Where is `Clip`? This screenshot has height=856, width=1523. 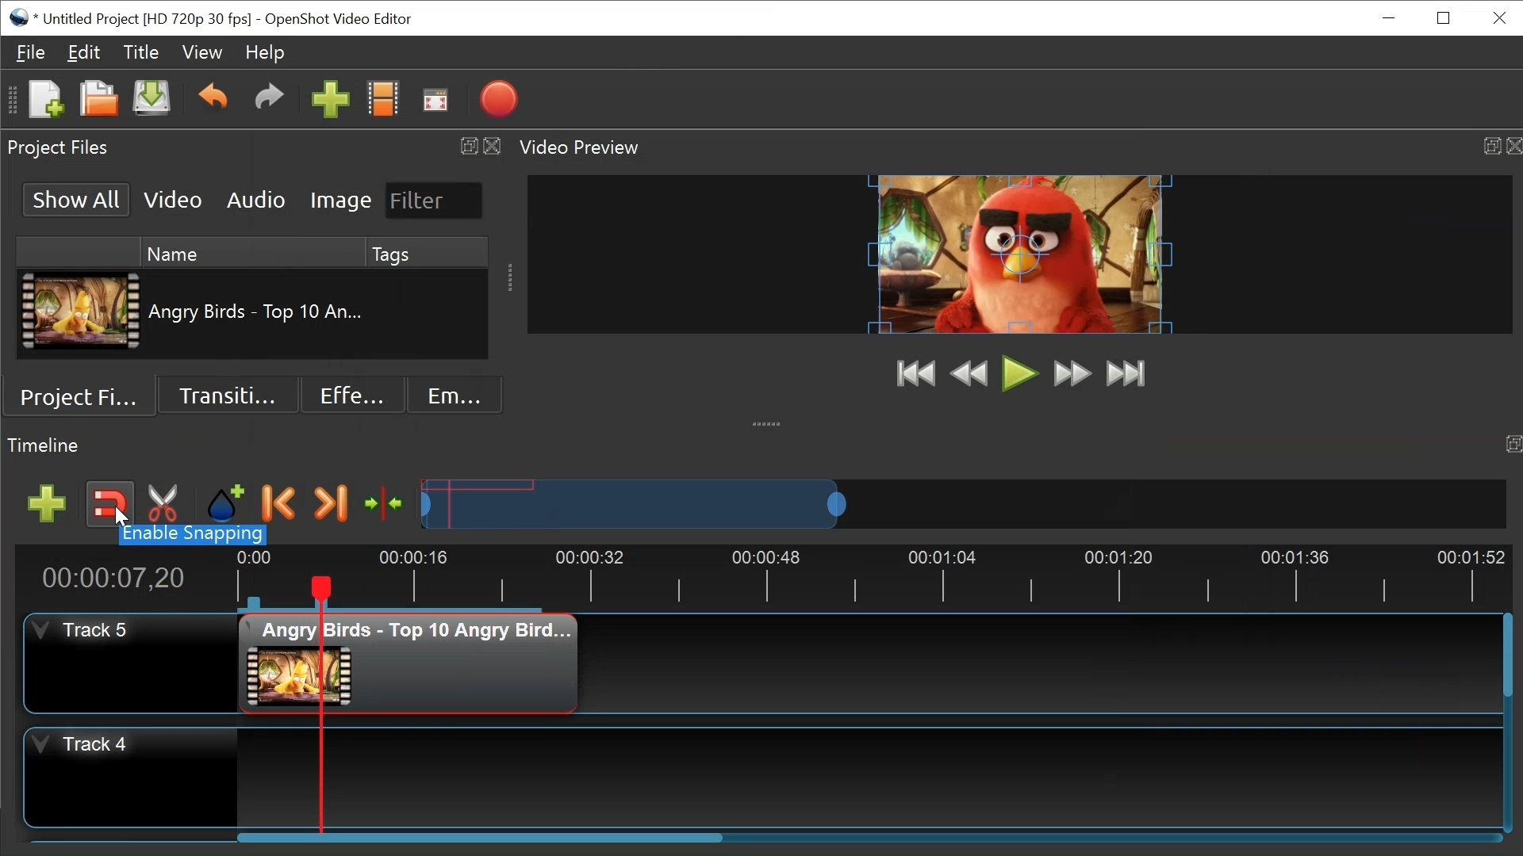 Clip is located at coordinates (79, 311).